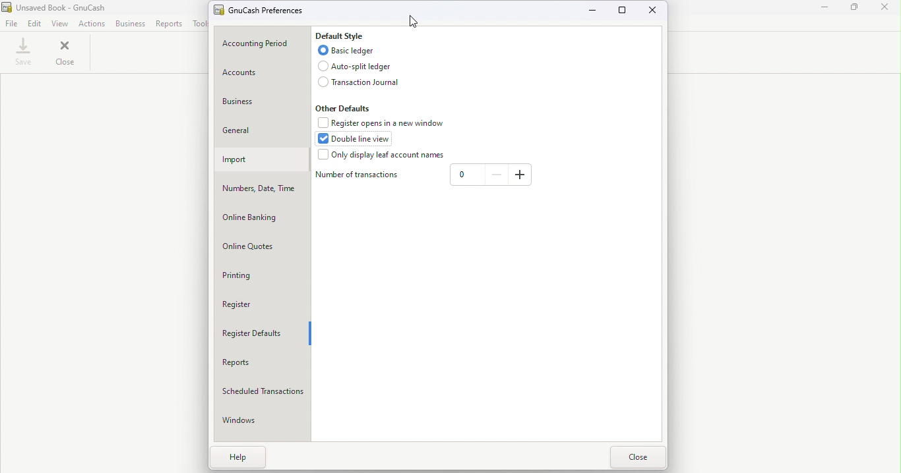 This screenshot has width=901, height=473. What do you see at coordinates (262, 304) in the screenshot?
I see `Register` at bounding box center [262, 304].